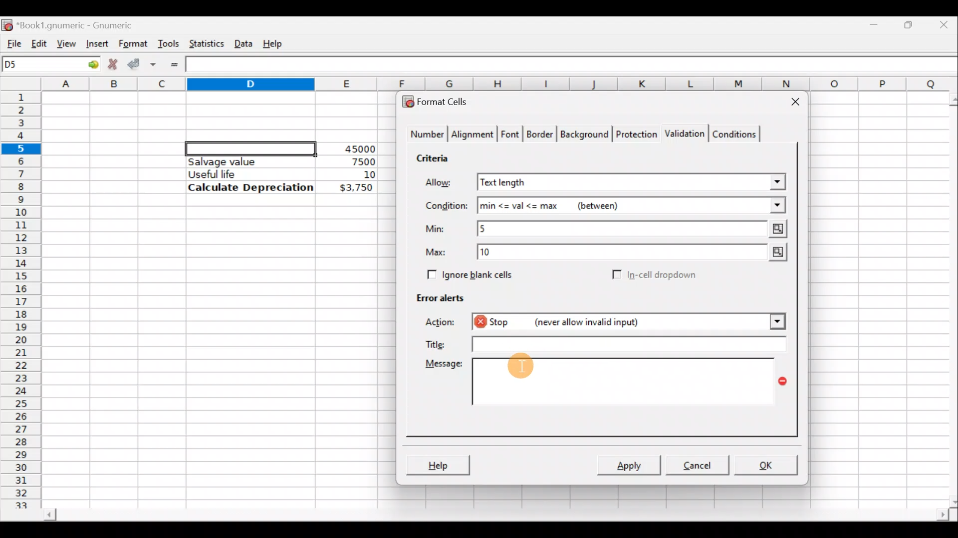 Image resolution: width=958 pixels, height=538 pixels. Describe the element at coordinates (245, 174) in the screenshot. I see `Useful life` at that location.